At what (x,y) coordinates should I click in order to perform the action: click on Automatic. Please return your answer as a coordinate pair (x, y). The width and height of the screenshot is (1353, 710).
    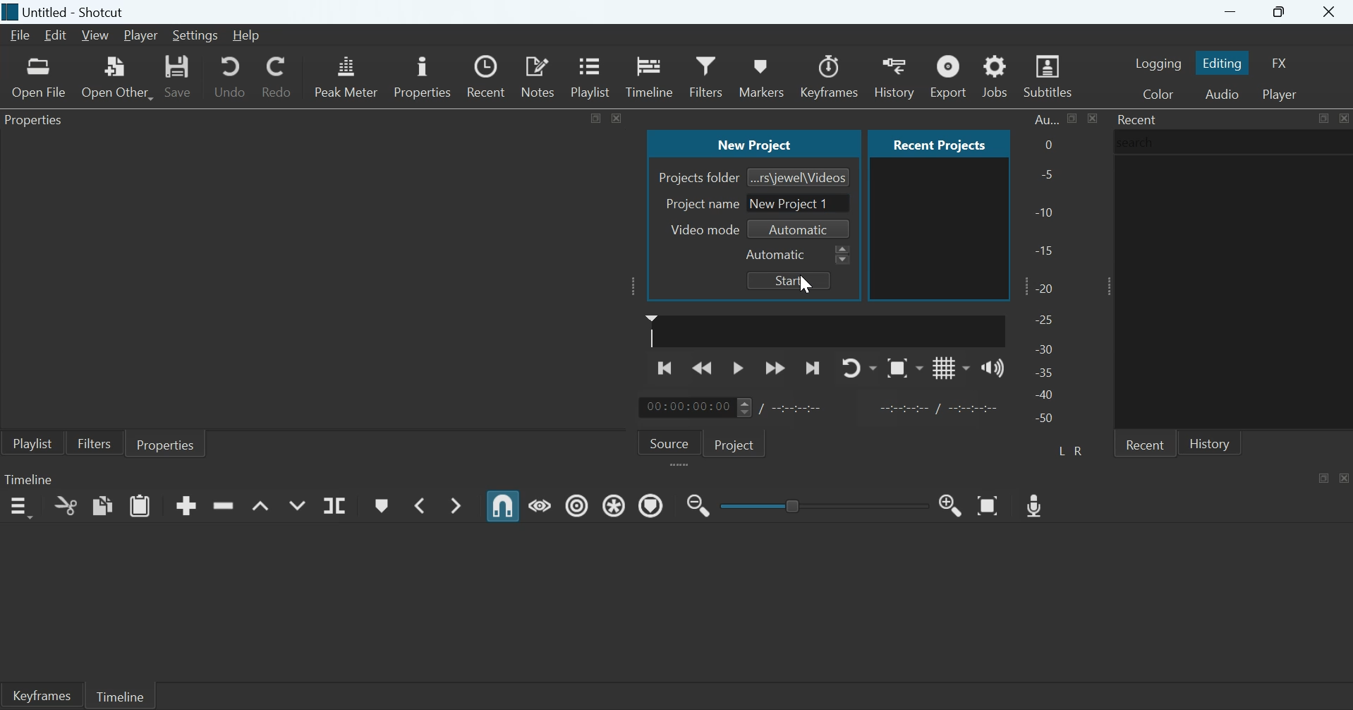
    Looking at the image, I should click on (777, 255).